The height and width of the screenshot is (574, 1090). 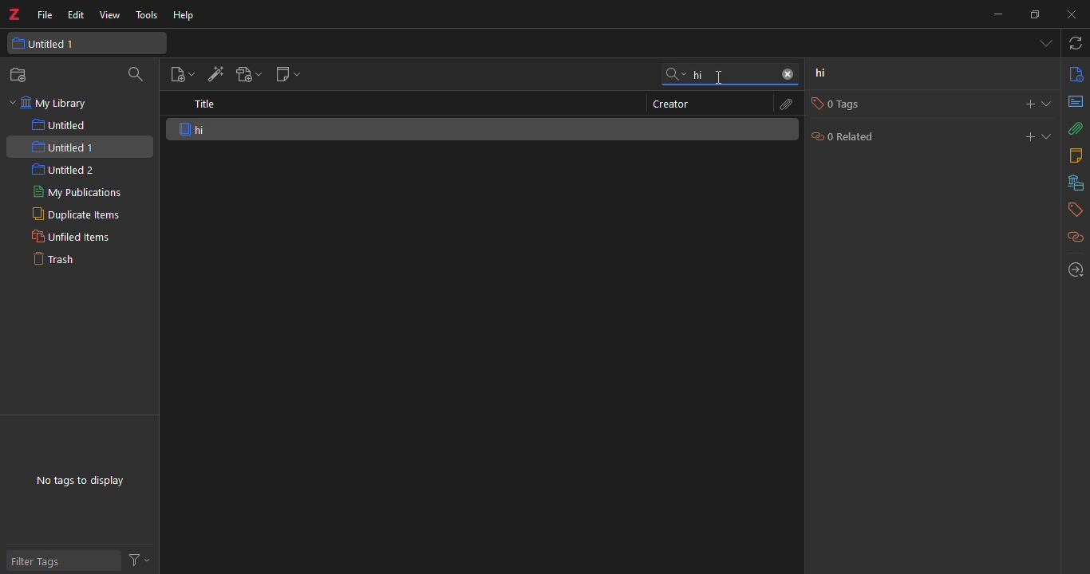 What do you see at coordinates (1072, 269) in the screenshot?
I see `locate` at bounding box center [1072, 269].